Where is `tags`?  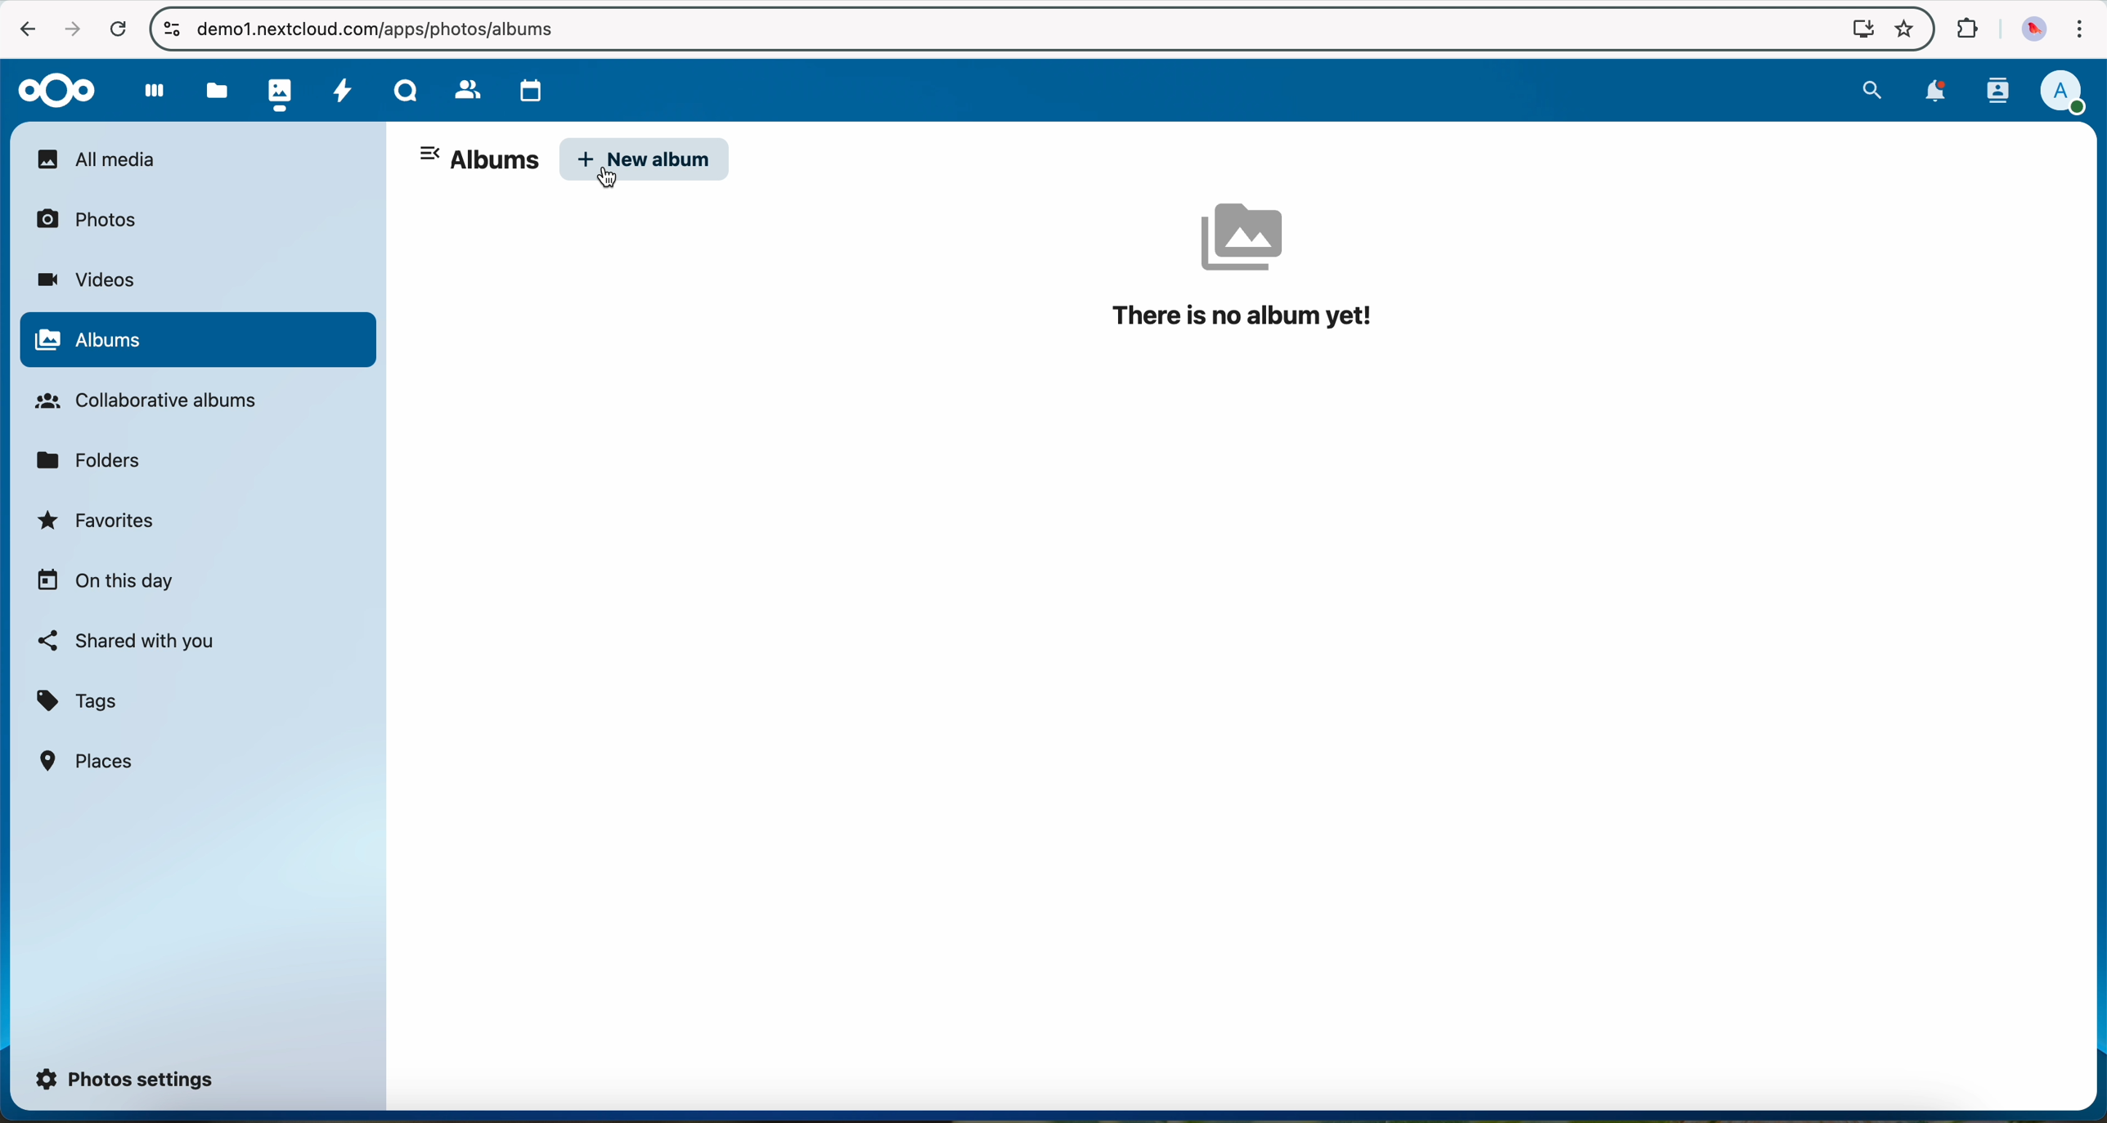
tags is located at coordinates (78, 702).